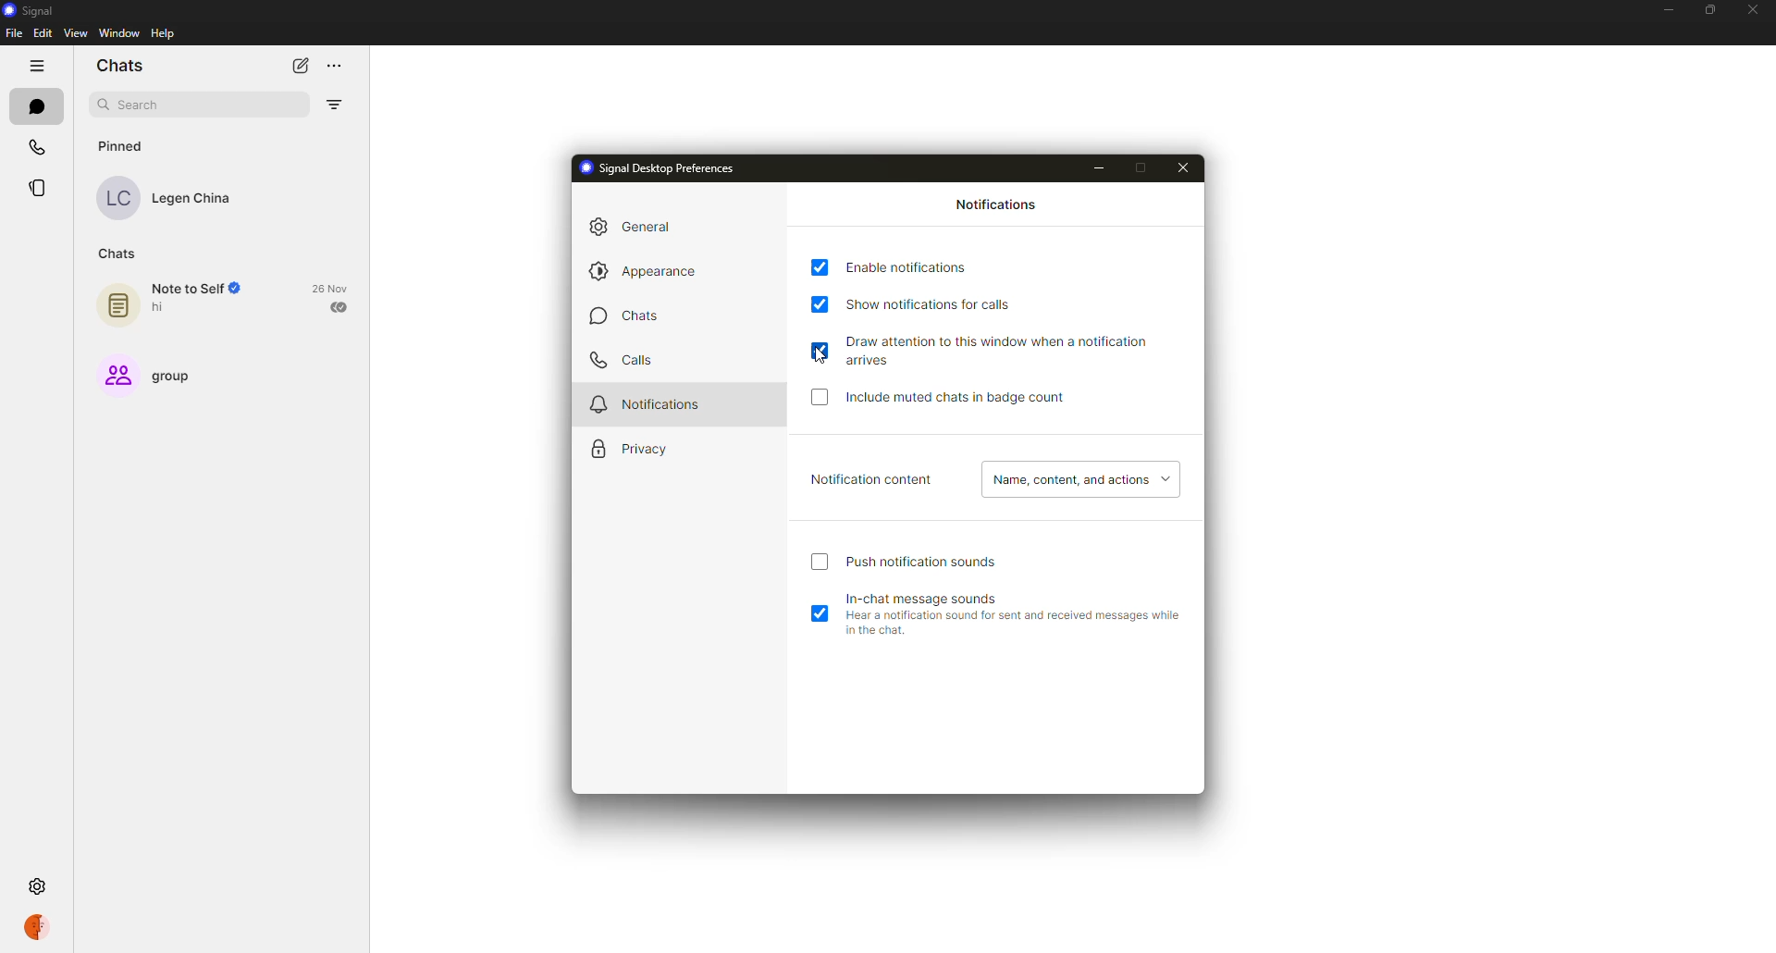 Image resolution: width=1776 pixels, height=953 pixels. Describe the element at coordinates (940, 302) in the screenshot. I see `show notifications for calls` at that location.